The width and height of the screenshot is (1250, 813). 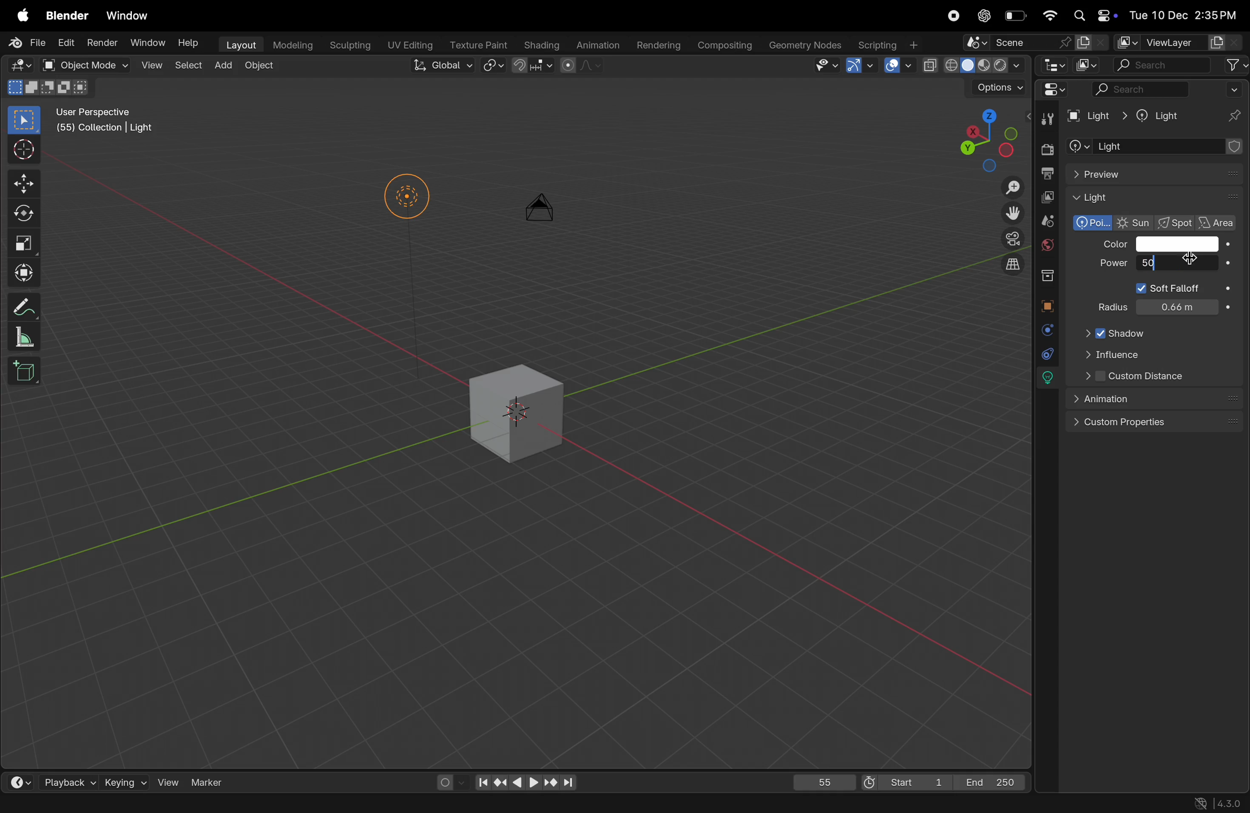 What do you see at coordinates (1047, 118) in the screenshot?
I see `tools` at bounding box center [1047, 118].